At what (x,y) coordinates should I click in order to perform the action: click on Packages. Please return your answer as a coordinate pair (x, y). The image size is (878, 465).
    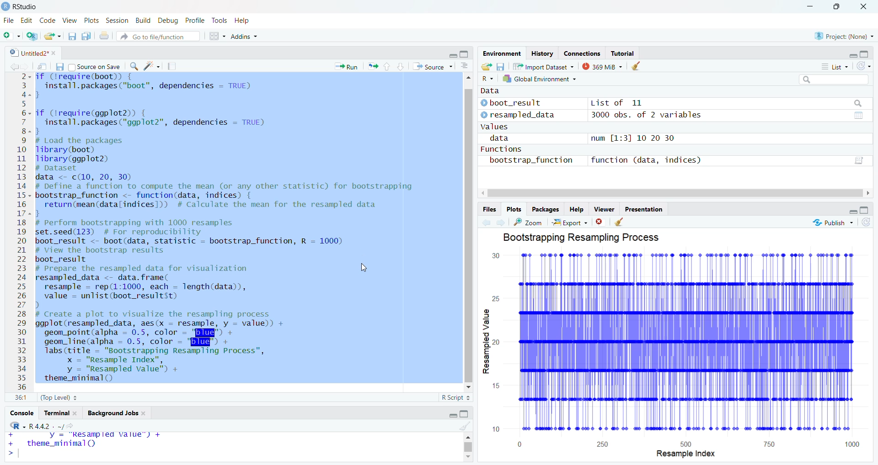
    Looking at the image, I should click on (545, 209).